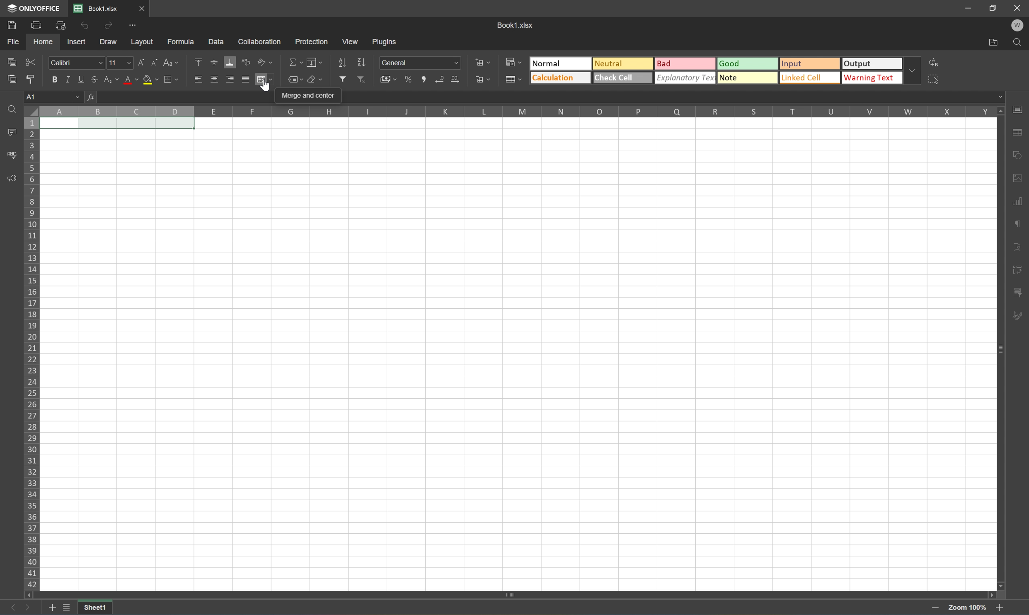 The image size is (1029, 615). I want to click on Select all, so click(936, 80).